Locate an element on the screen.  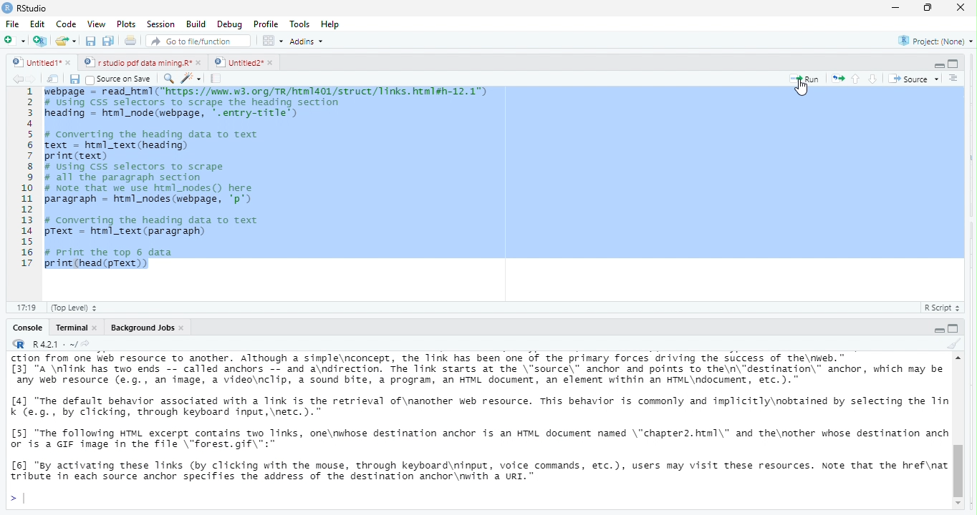
‘Session is located at coordinates (160, 24).